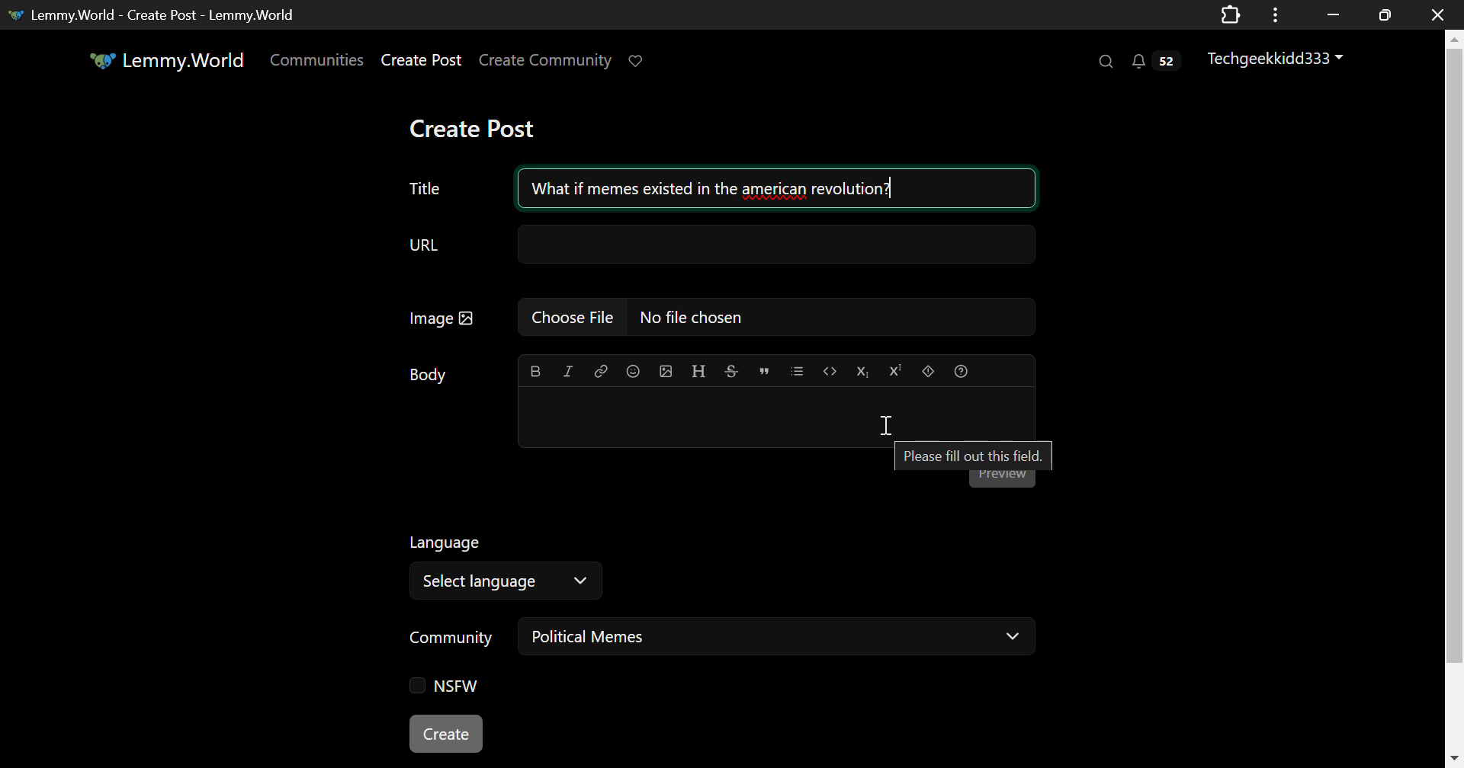 The height and width of the screenshot is (768, 1464). Describe the element at coordinates (722, 244) in the screenshot. I see `URL Field` at that location.